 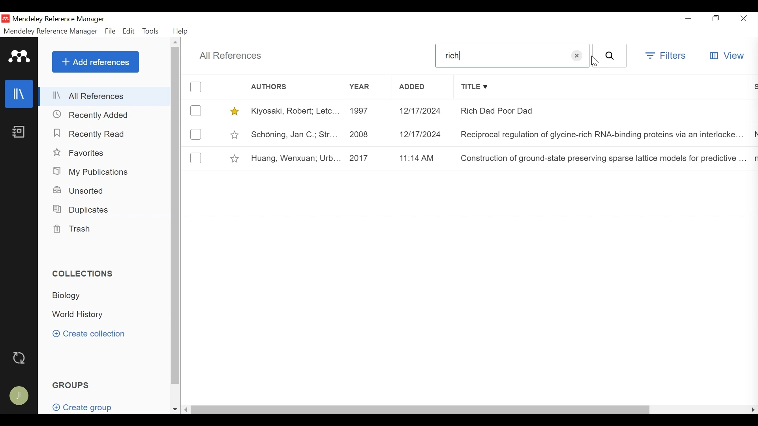 What do you see at coordinates (610, 56) in the screenshot?
I see `Search` at bounding box center [610, 56].